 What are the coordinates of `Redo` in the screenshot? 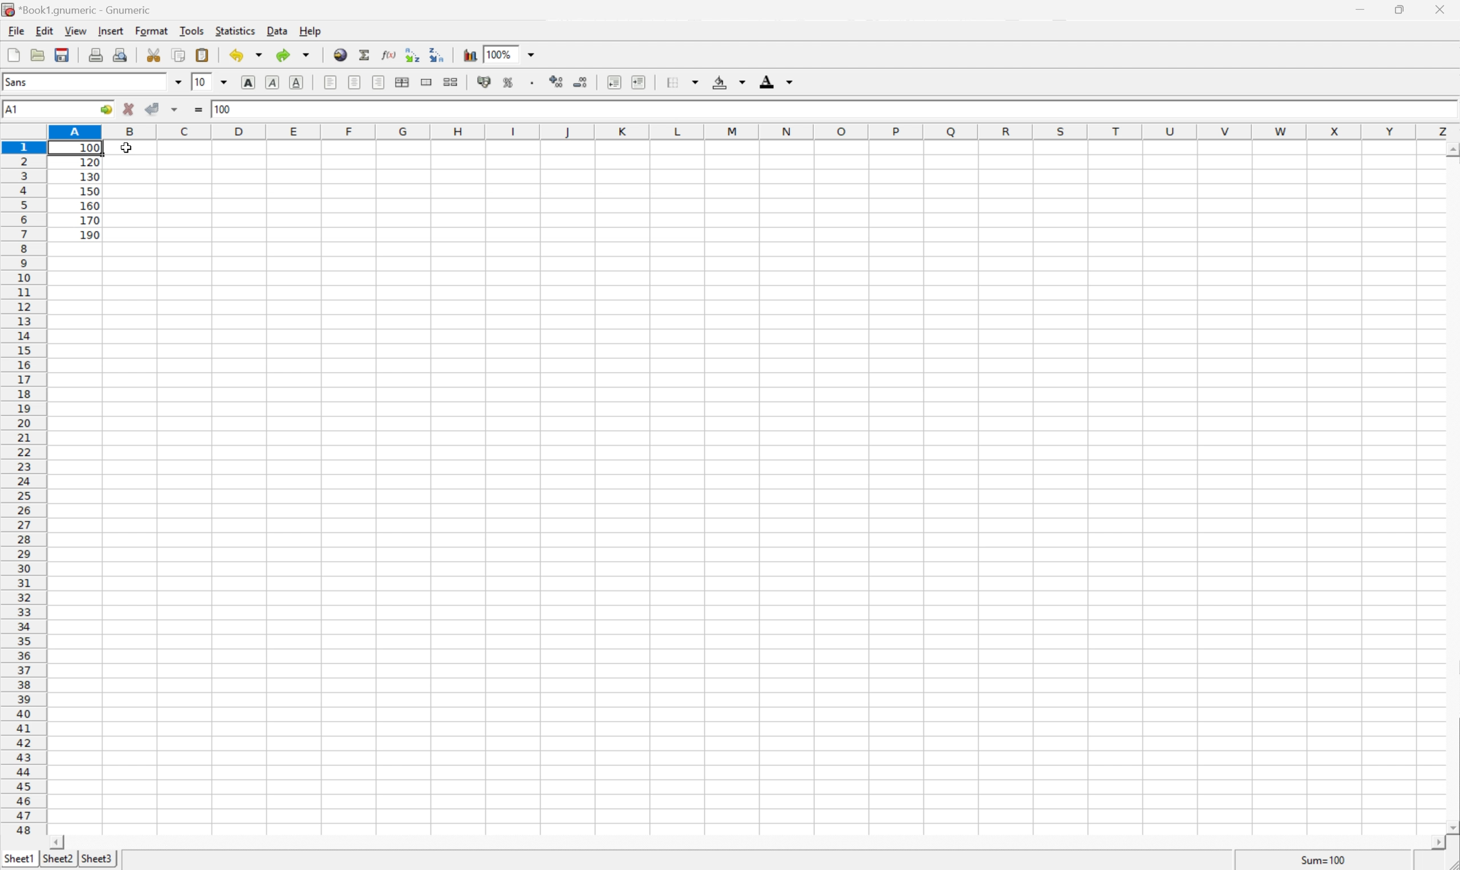 It's located at (290, 55).